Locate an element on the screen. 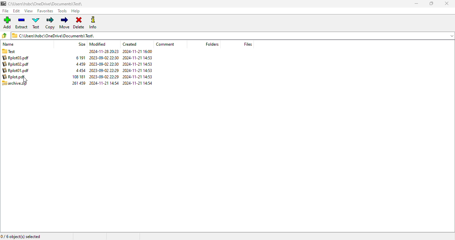 The width and height of the screenshot is (455, 240). pdf files is located at coordinates (17, 67).